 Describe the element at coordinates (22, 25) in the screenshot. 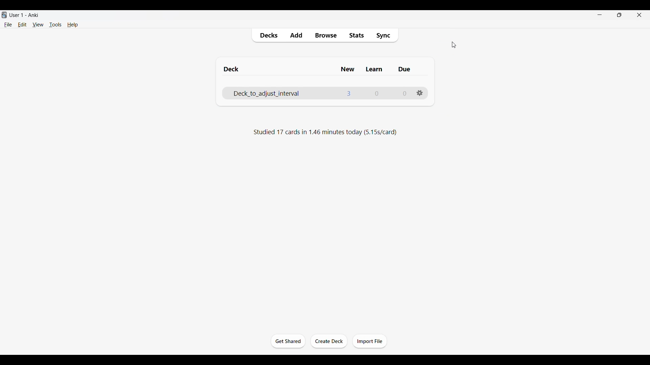

I see `Edit menu` at that location.